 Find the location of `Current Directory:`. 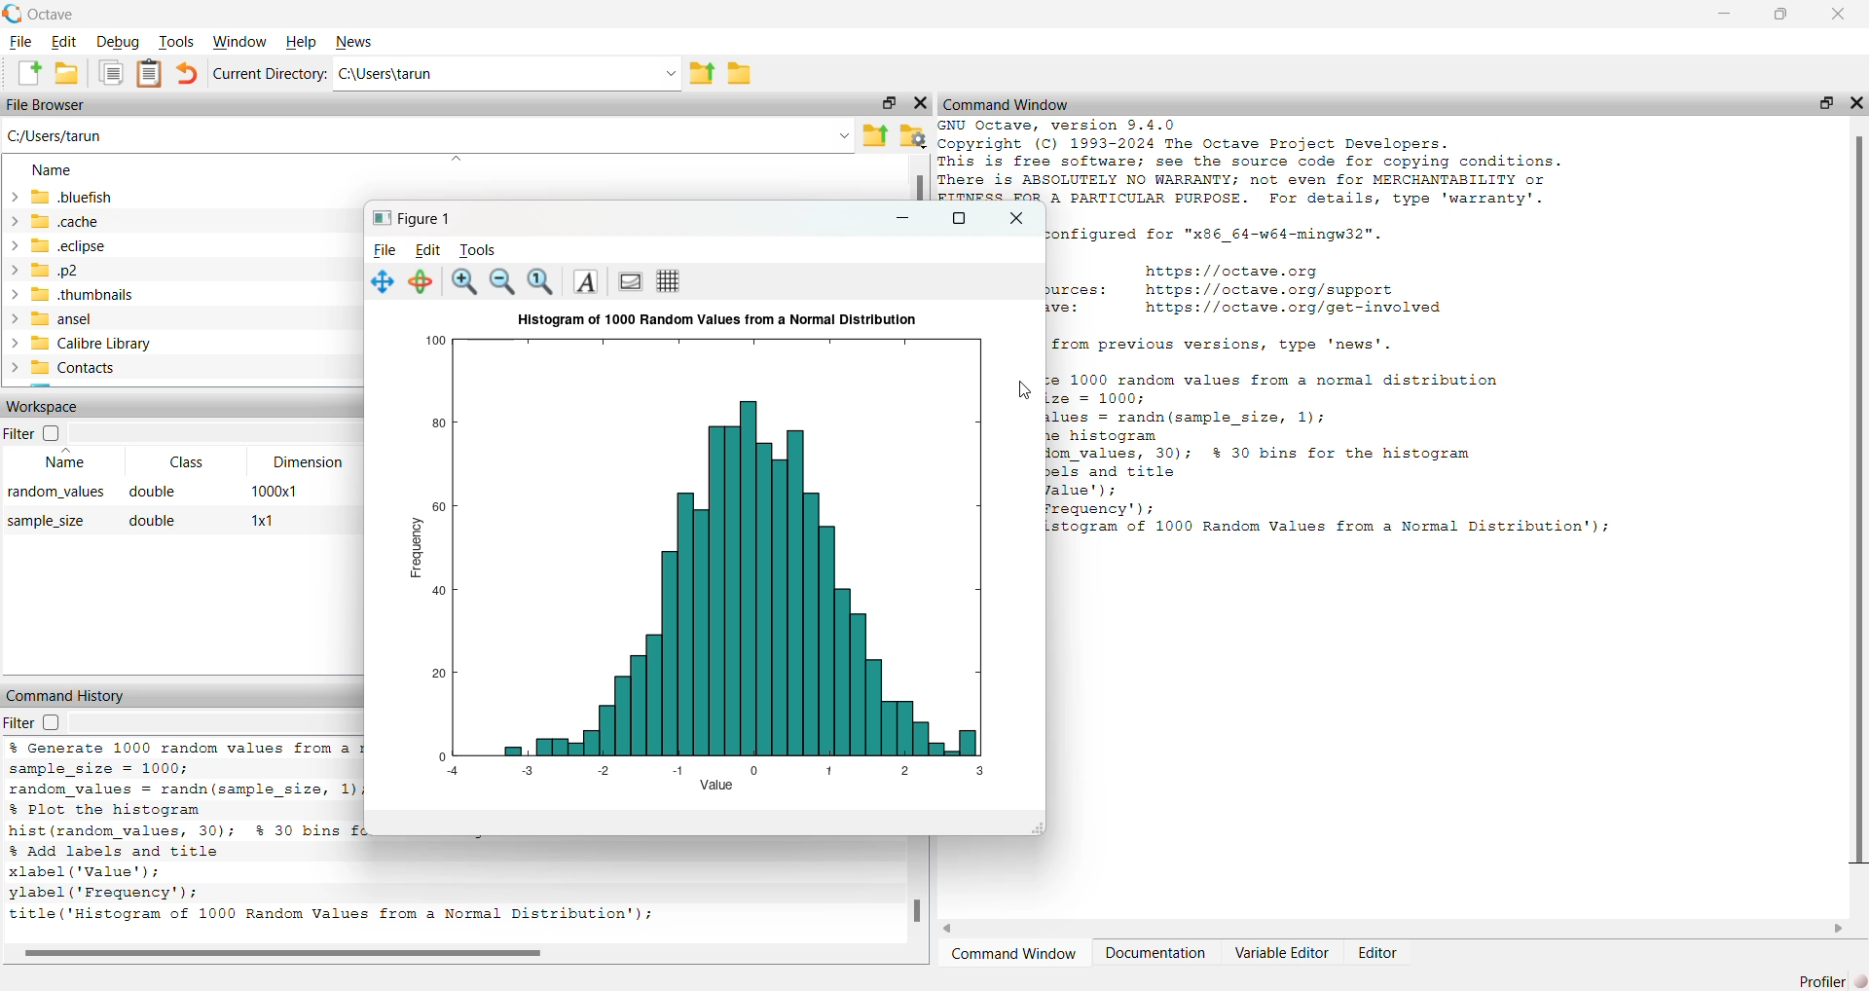

Current Directory: is located at coordinates (272, 73).